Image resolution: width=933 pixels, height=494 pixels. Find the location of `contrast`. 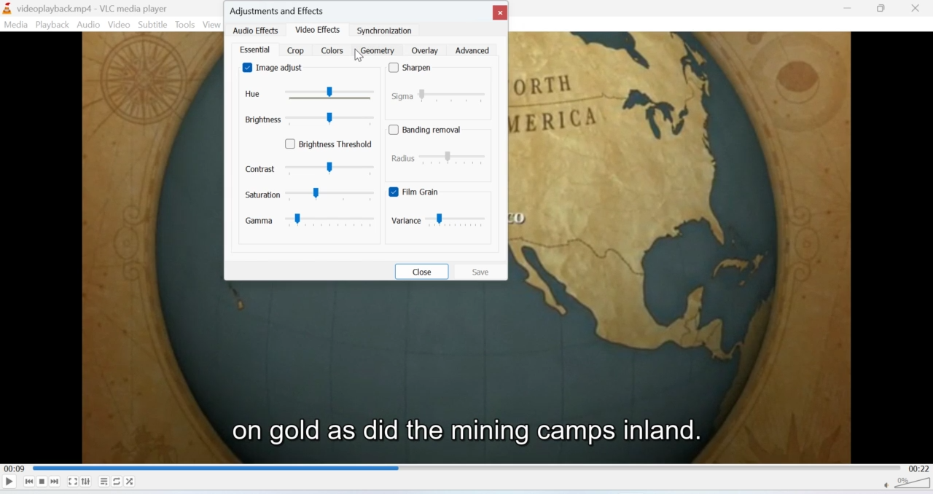

contrast is located at coordinates (310, 168).